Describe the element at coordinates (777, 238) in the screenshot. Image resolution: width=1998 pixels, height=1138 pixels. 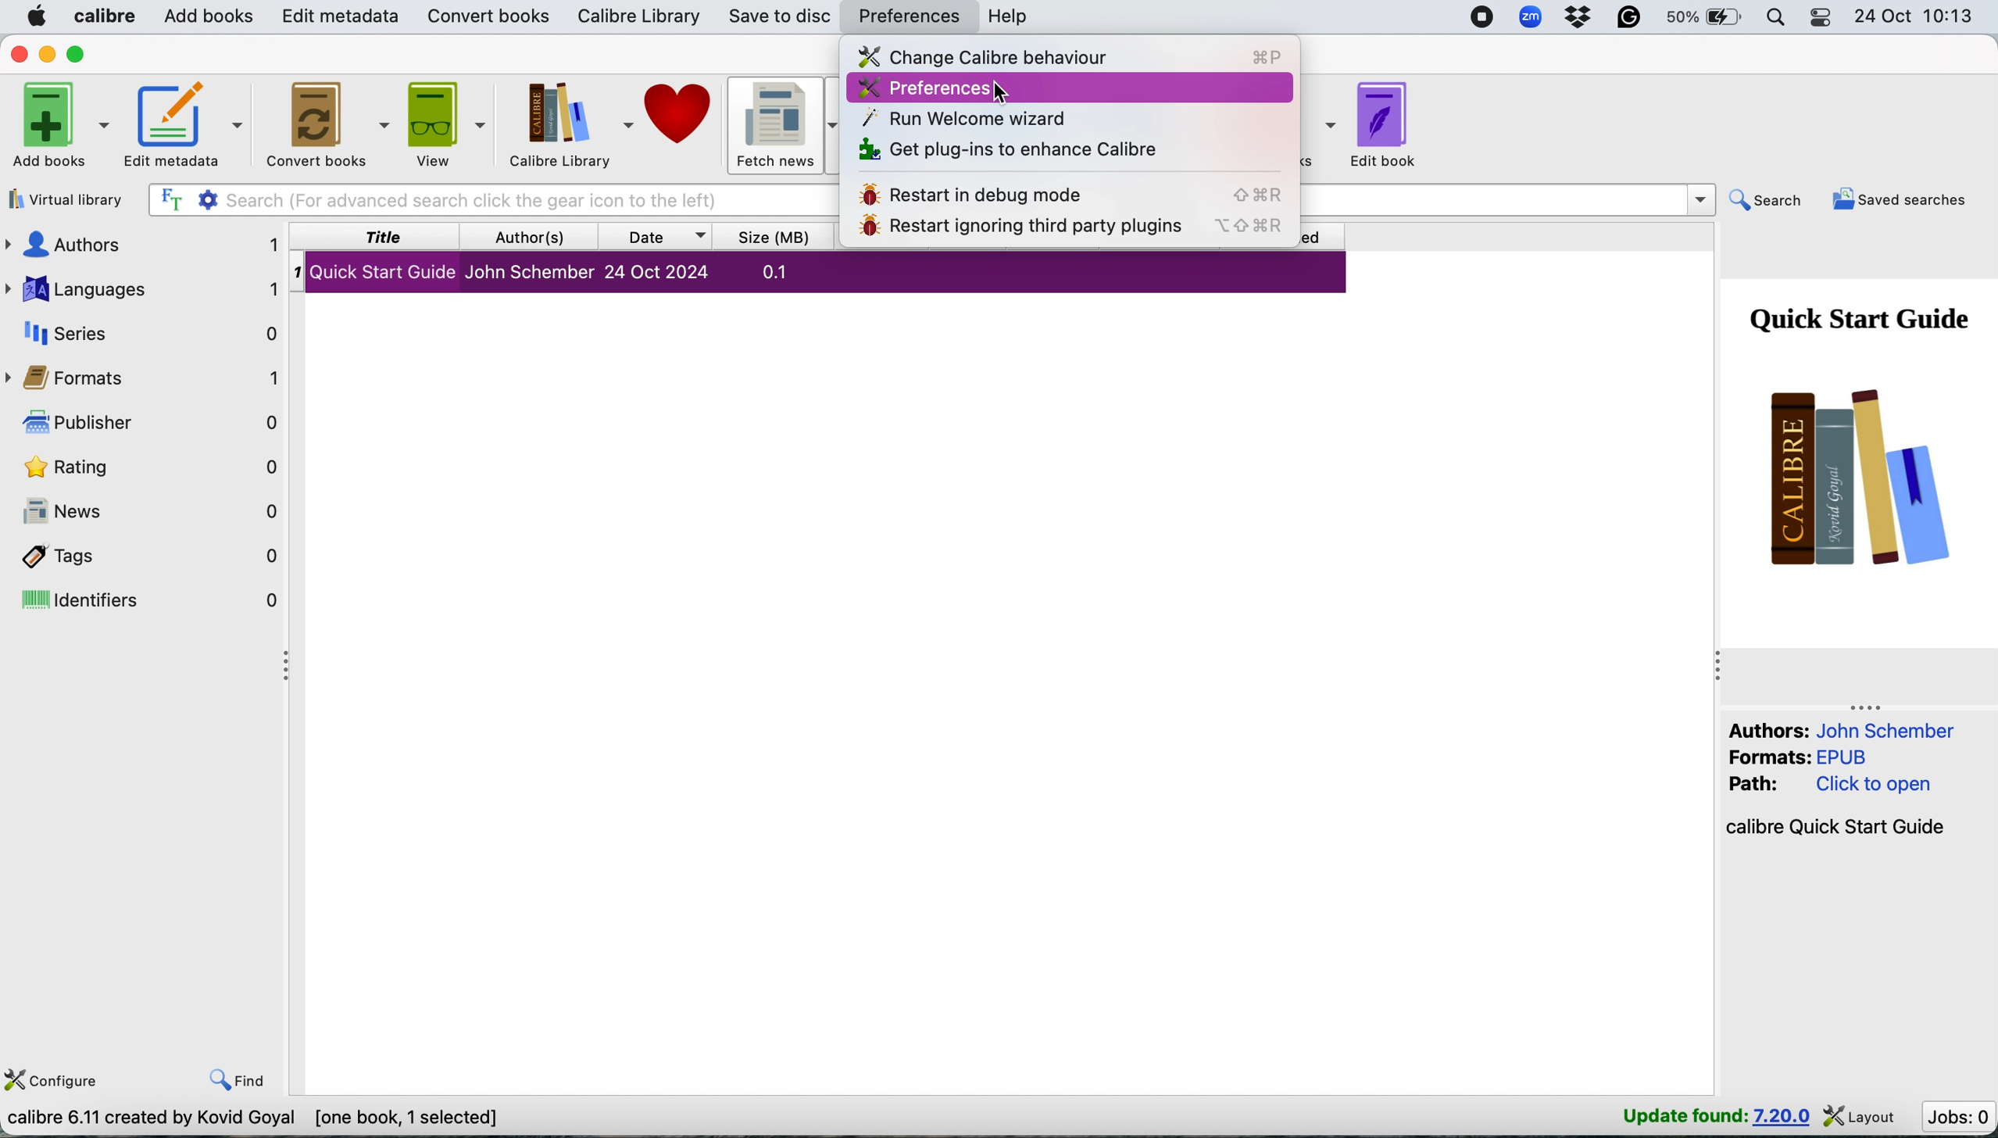
I see `size` at that location.